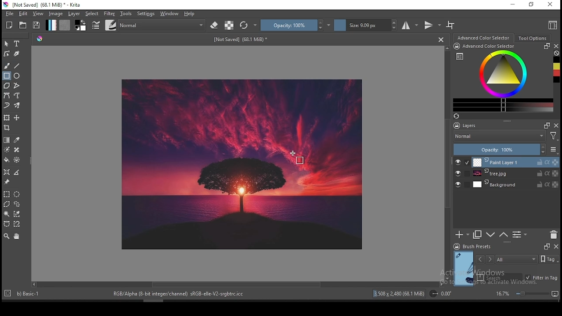  What do you see at coordinates (23, 14) in the screenshot?
I see `edit` at bounding box center [23, 14].